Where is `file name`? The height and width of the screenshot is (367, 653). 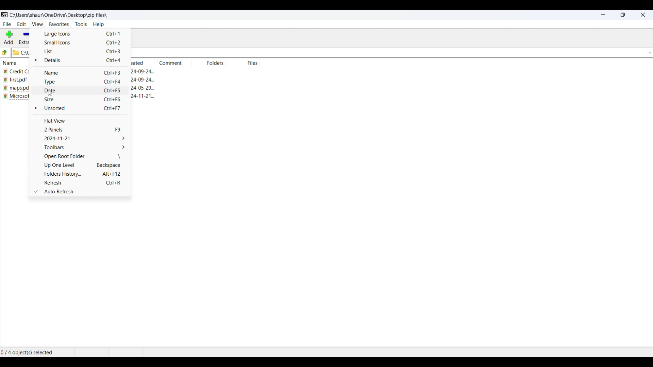 file name is located at coordinates (16, 72).